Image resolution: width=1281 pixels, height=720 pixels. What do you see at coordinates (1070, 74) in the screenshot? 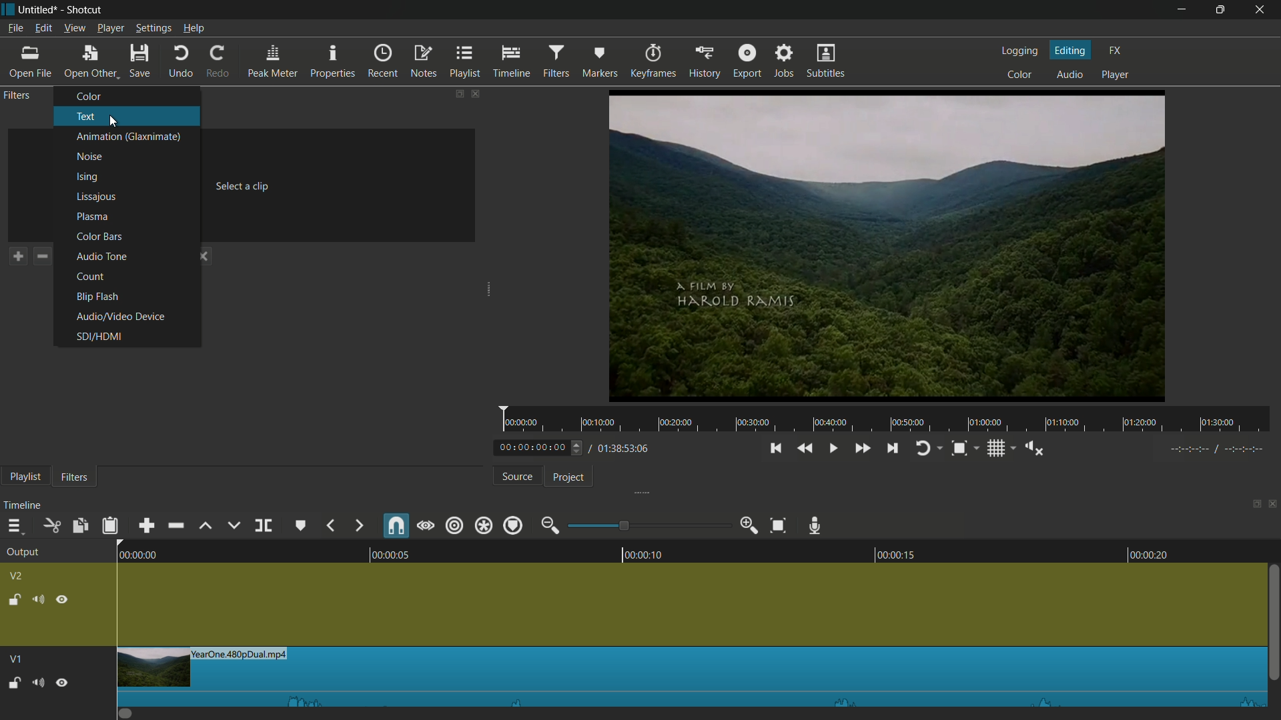
I see `audio` at bounding box center [1070, 74].